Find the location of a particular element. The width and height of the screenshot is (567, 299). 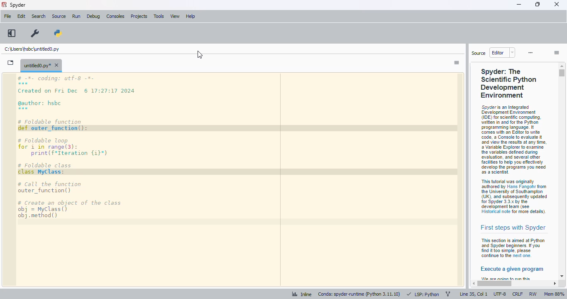

tools is located at coordinates (159, 17).